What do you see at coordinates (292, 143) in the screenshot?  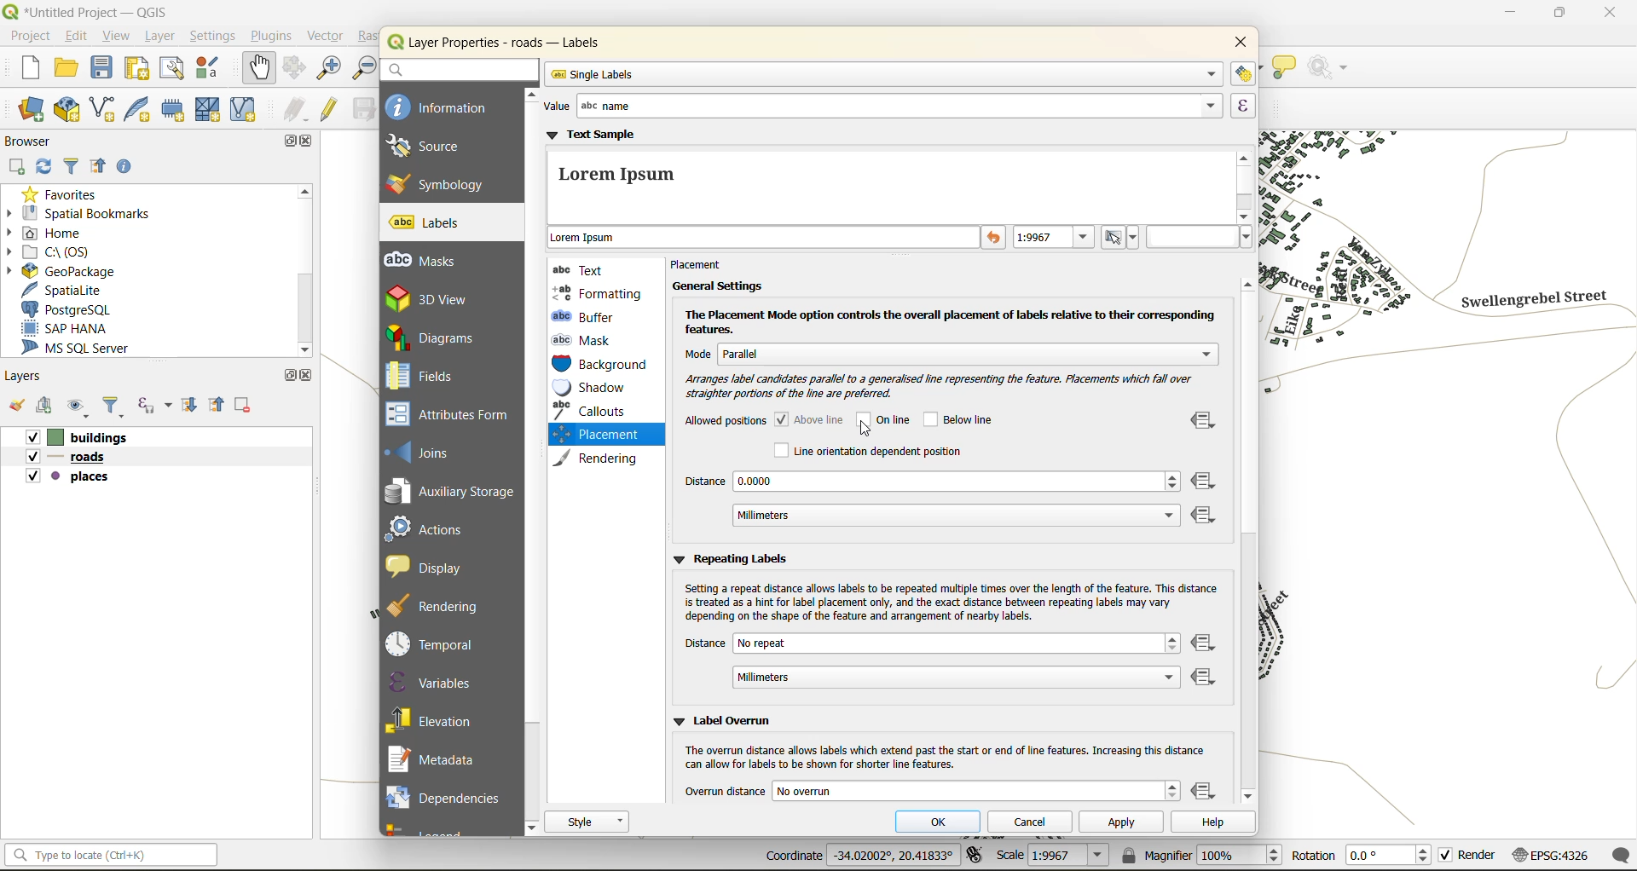 I see `maximize` at bounding box center [292, 143].